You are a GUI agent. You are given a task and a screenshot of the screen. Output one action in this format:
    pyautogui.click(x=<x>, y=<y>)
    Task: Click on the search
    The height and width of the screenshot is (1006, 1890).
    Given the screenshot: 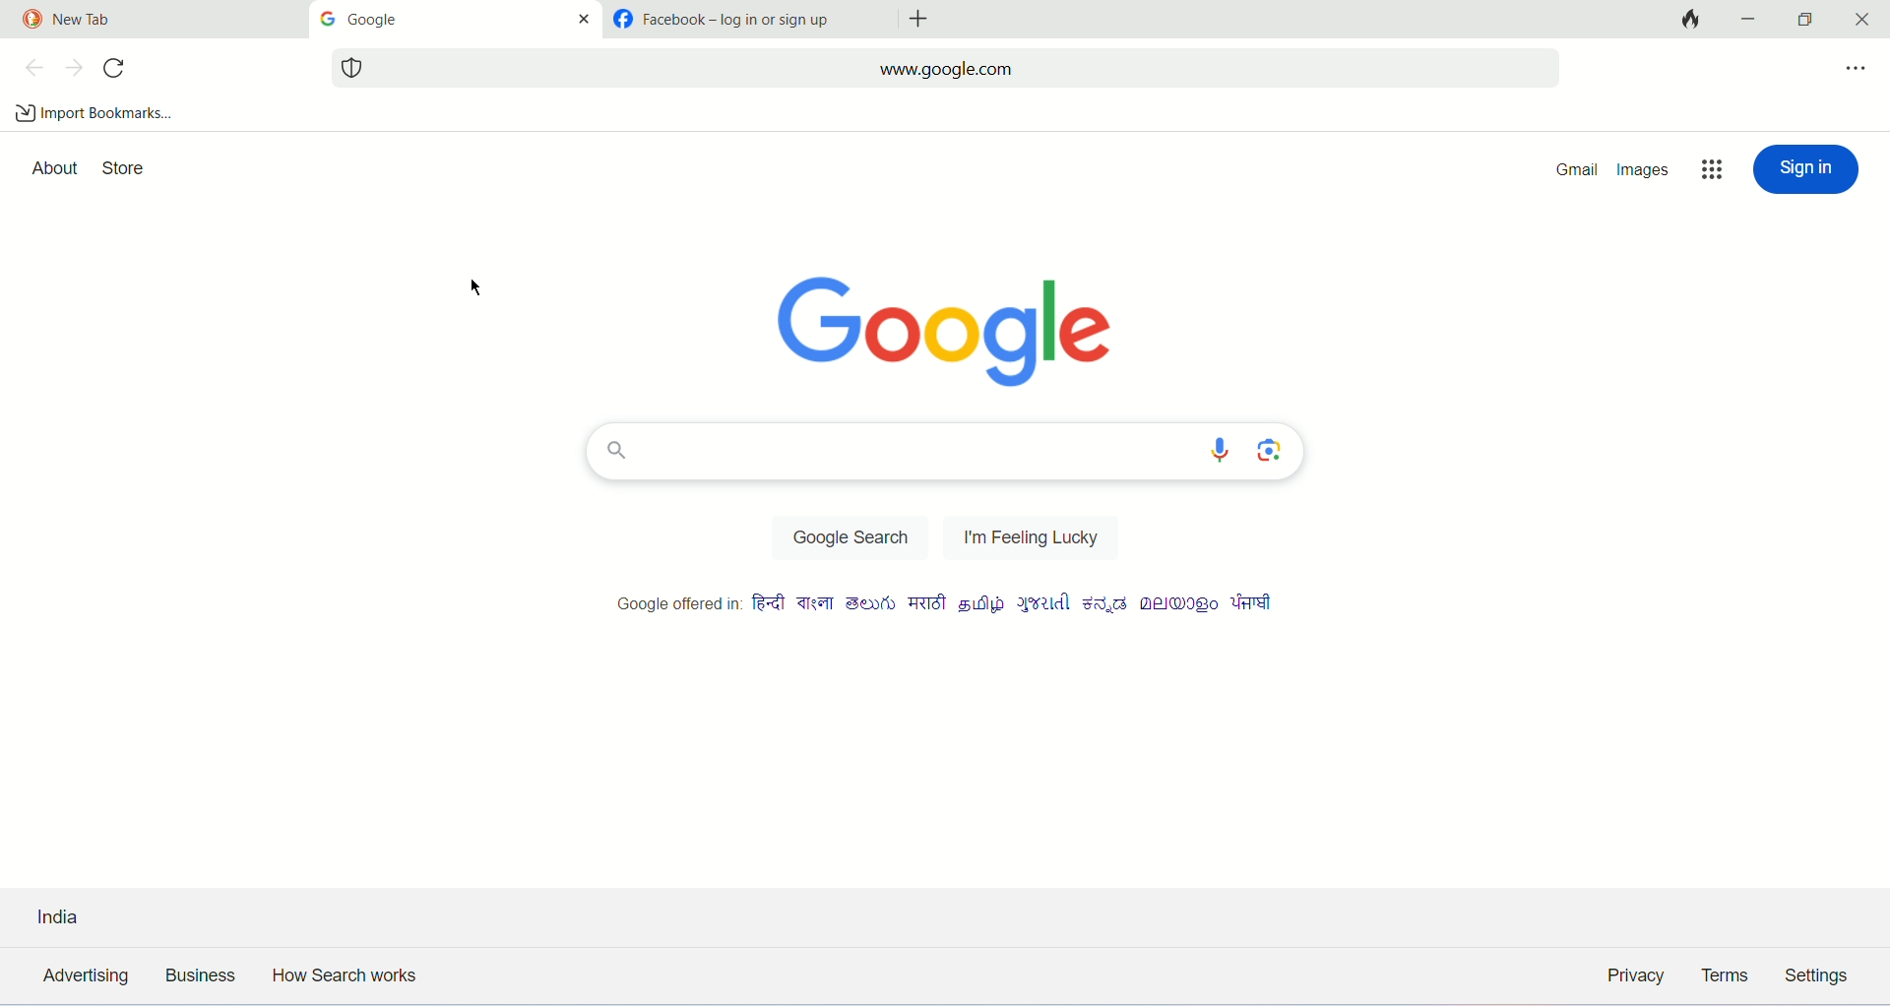 What is the action you would take?
    pyautogui.click(x=943, y=451)
    